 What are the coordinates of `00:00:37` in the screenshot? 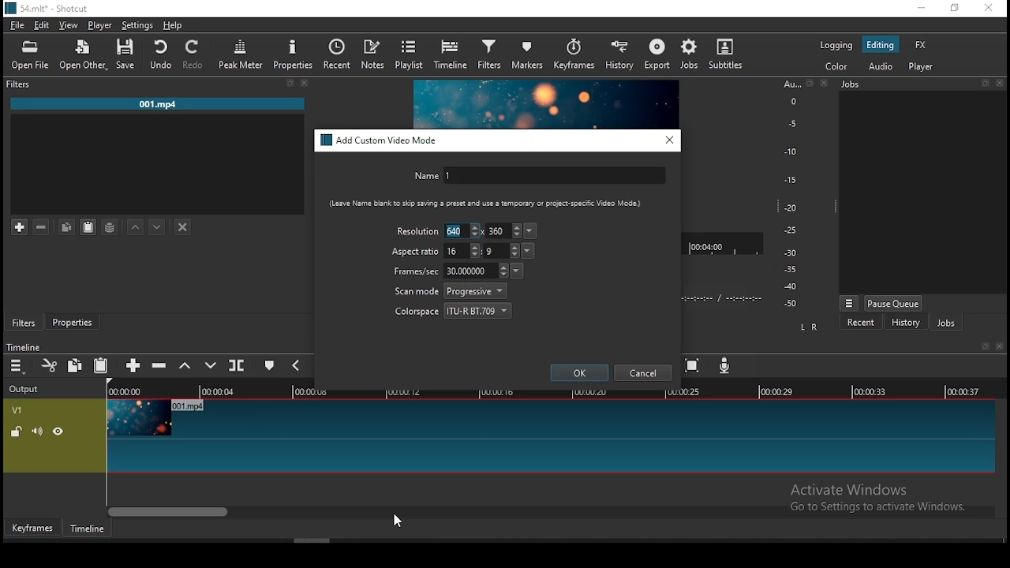 It's located at (966, 391).